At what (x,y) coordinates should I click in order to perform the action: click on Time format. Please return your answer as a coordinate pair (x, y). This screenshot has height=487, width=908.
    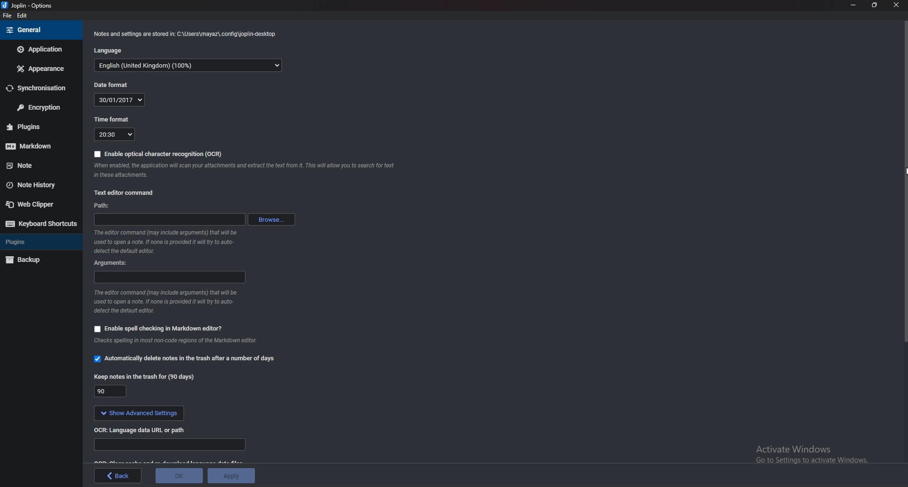
    Looking at the image, I should click on (112, 120).